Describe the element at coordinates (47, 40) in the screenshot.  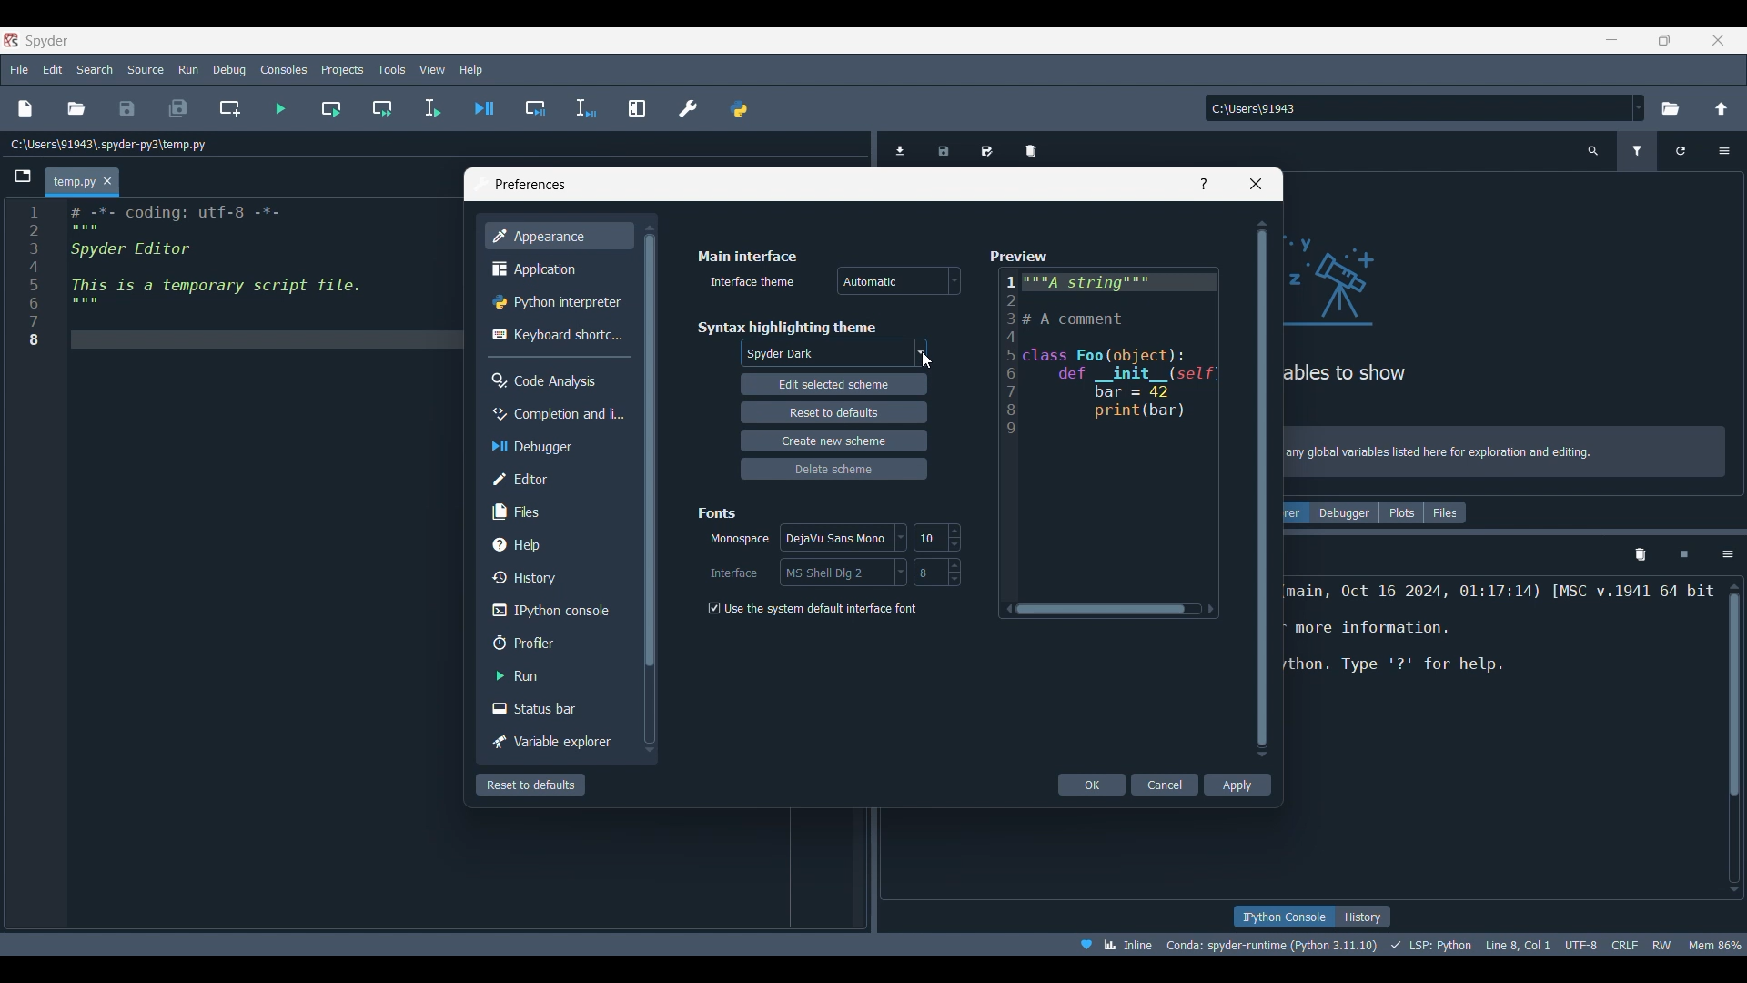
I see `Software name` at that location.